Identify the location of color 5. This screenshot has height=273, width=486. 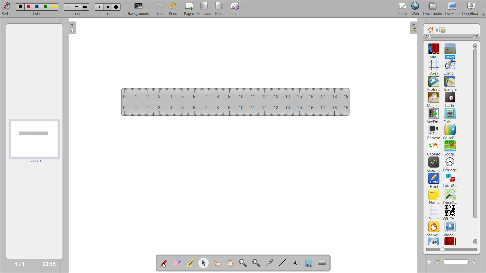
(53, 7).